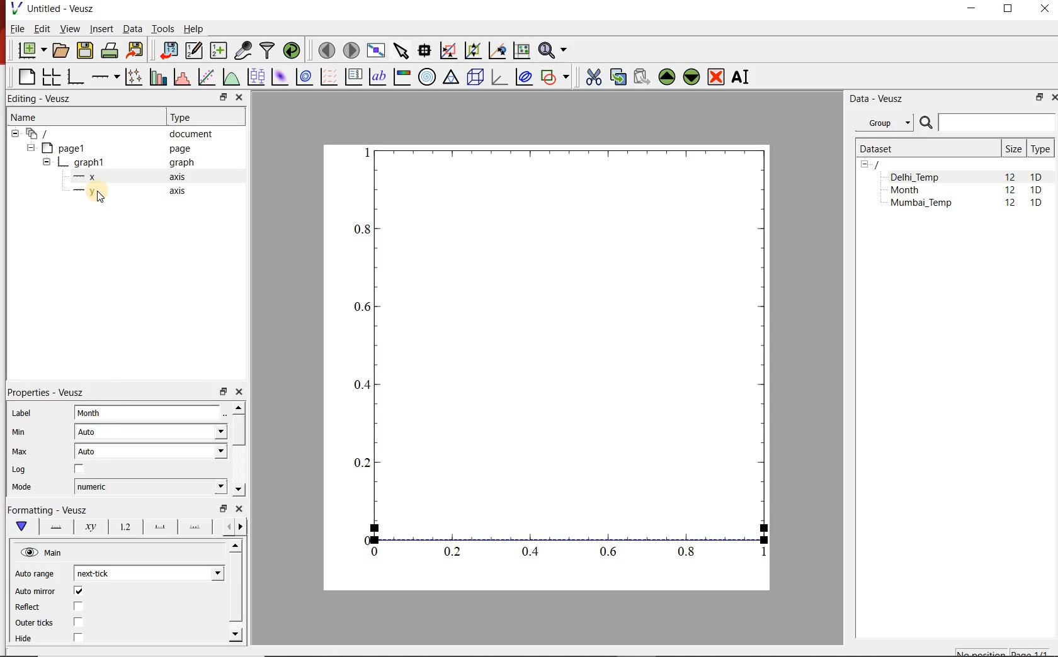  What do you see at coordinates (1013, 149) in the screenshot?
I see `Size` at bounding box center [1013, 149].